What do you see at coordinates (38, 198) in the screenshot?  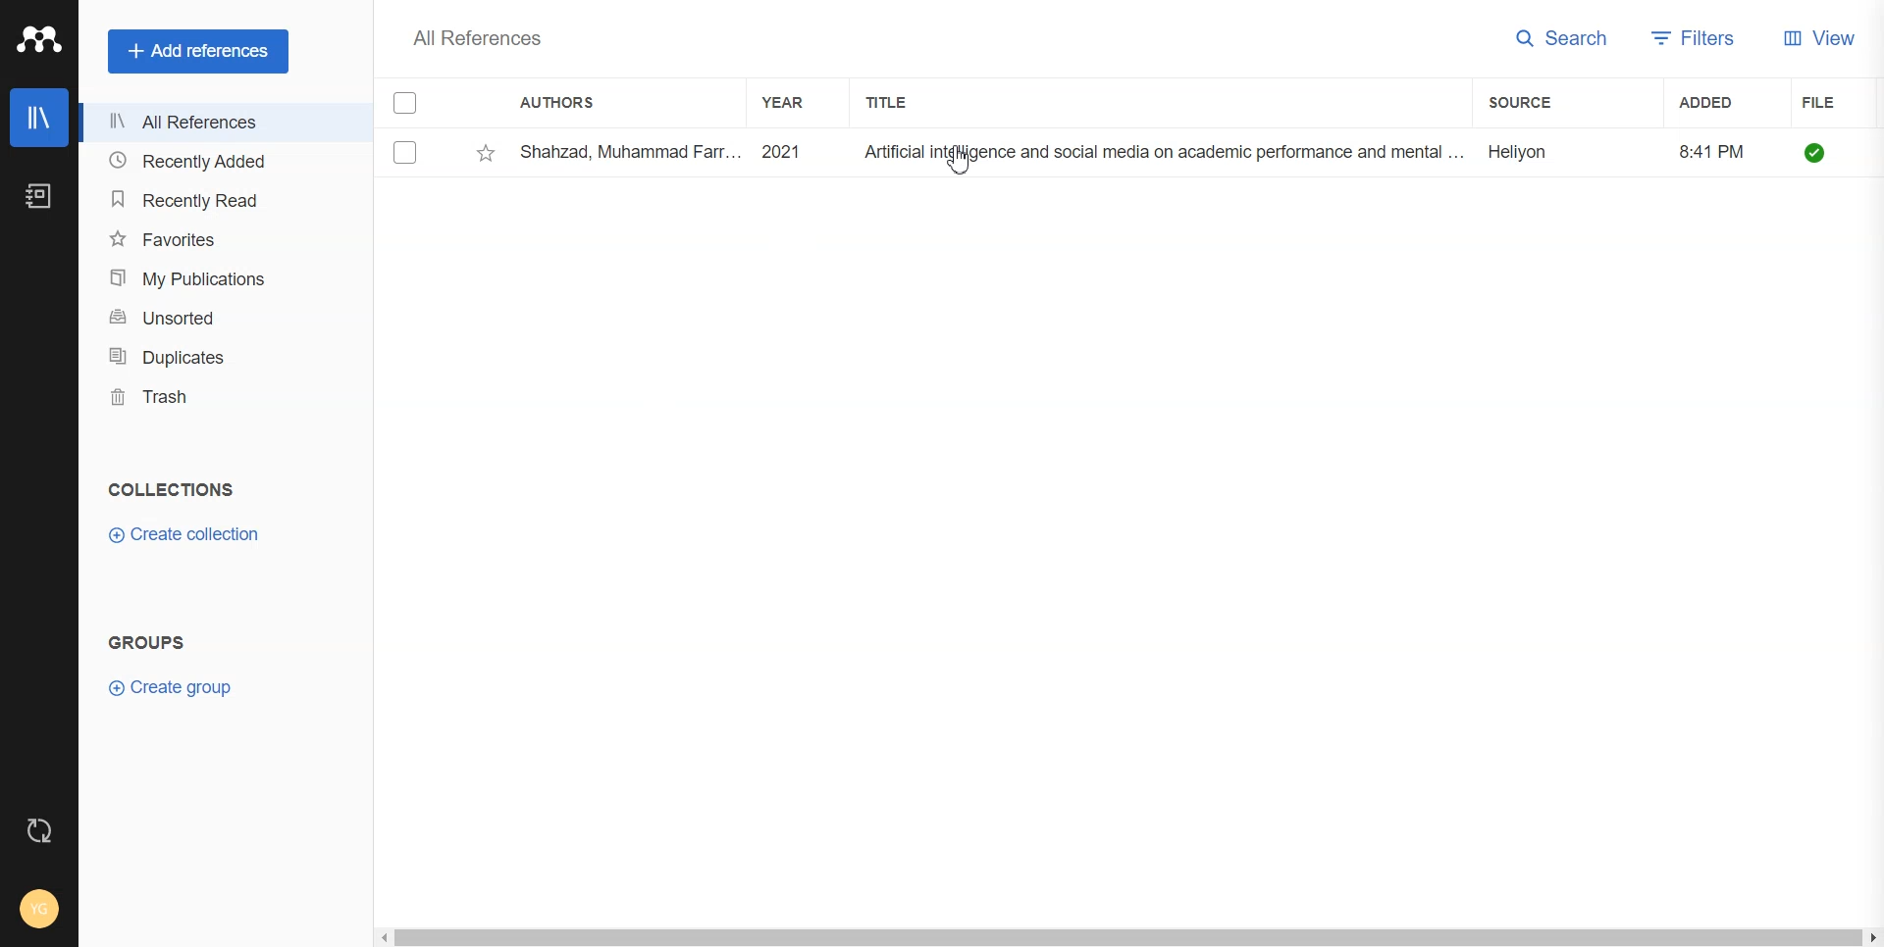 I see `Notebook` at bounding box center [38, 198].